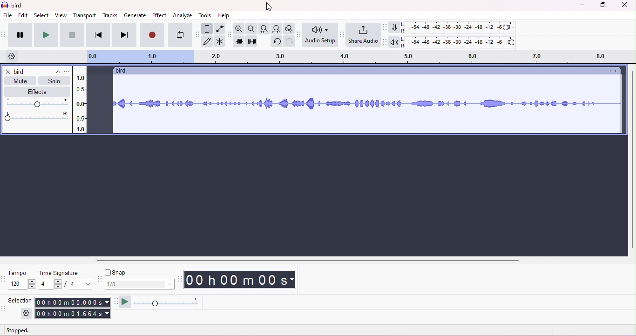 This screenshot has height=336, width=636. Describe the element at coordinates (300, 34) in the screenshot. I see `audio set up tool bar` at that location.